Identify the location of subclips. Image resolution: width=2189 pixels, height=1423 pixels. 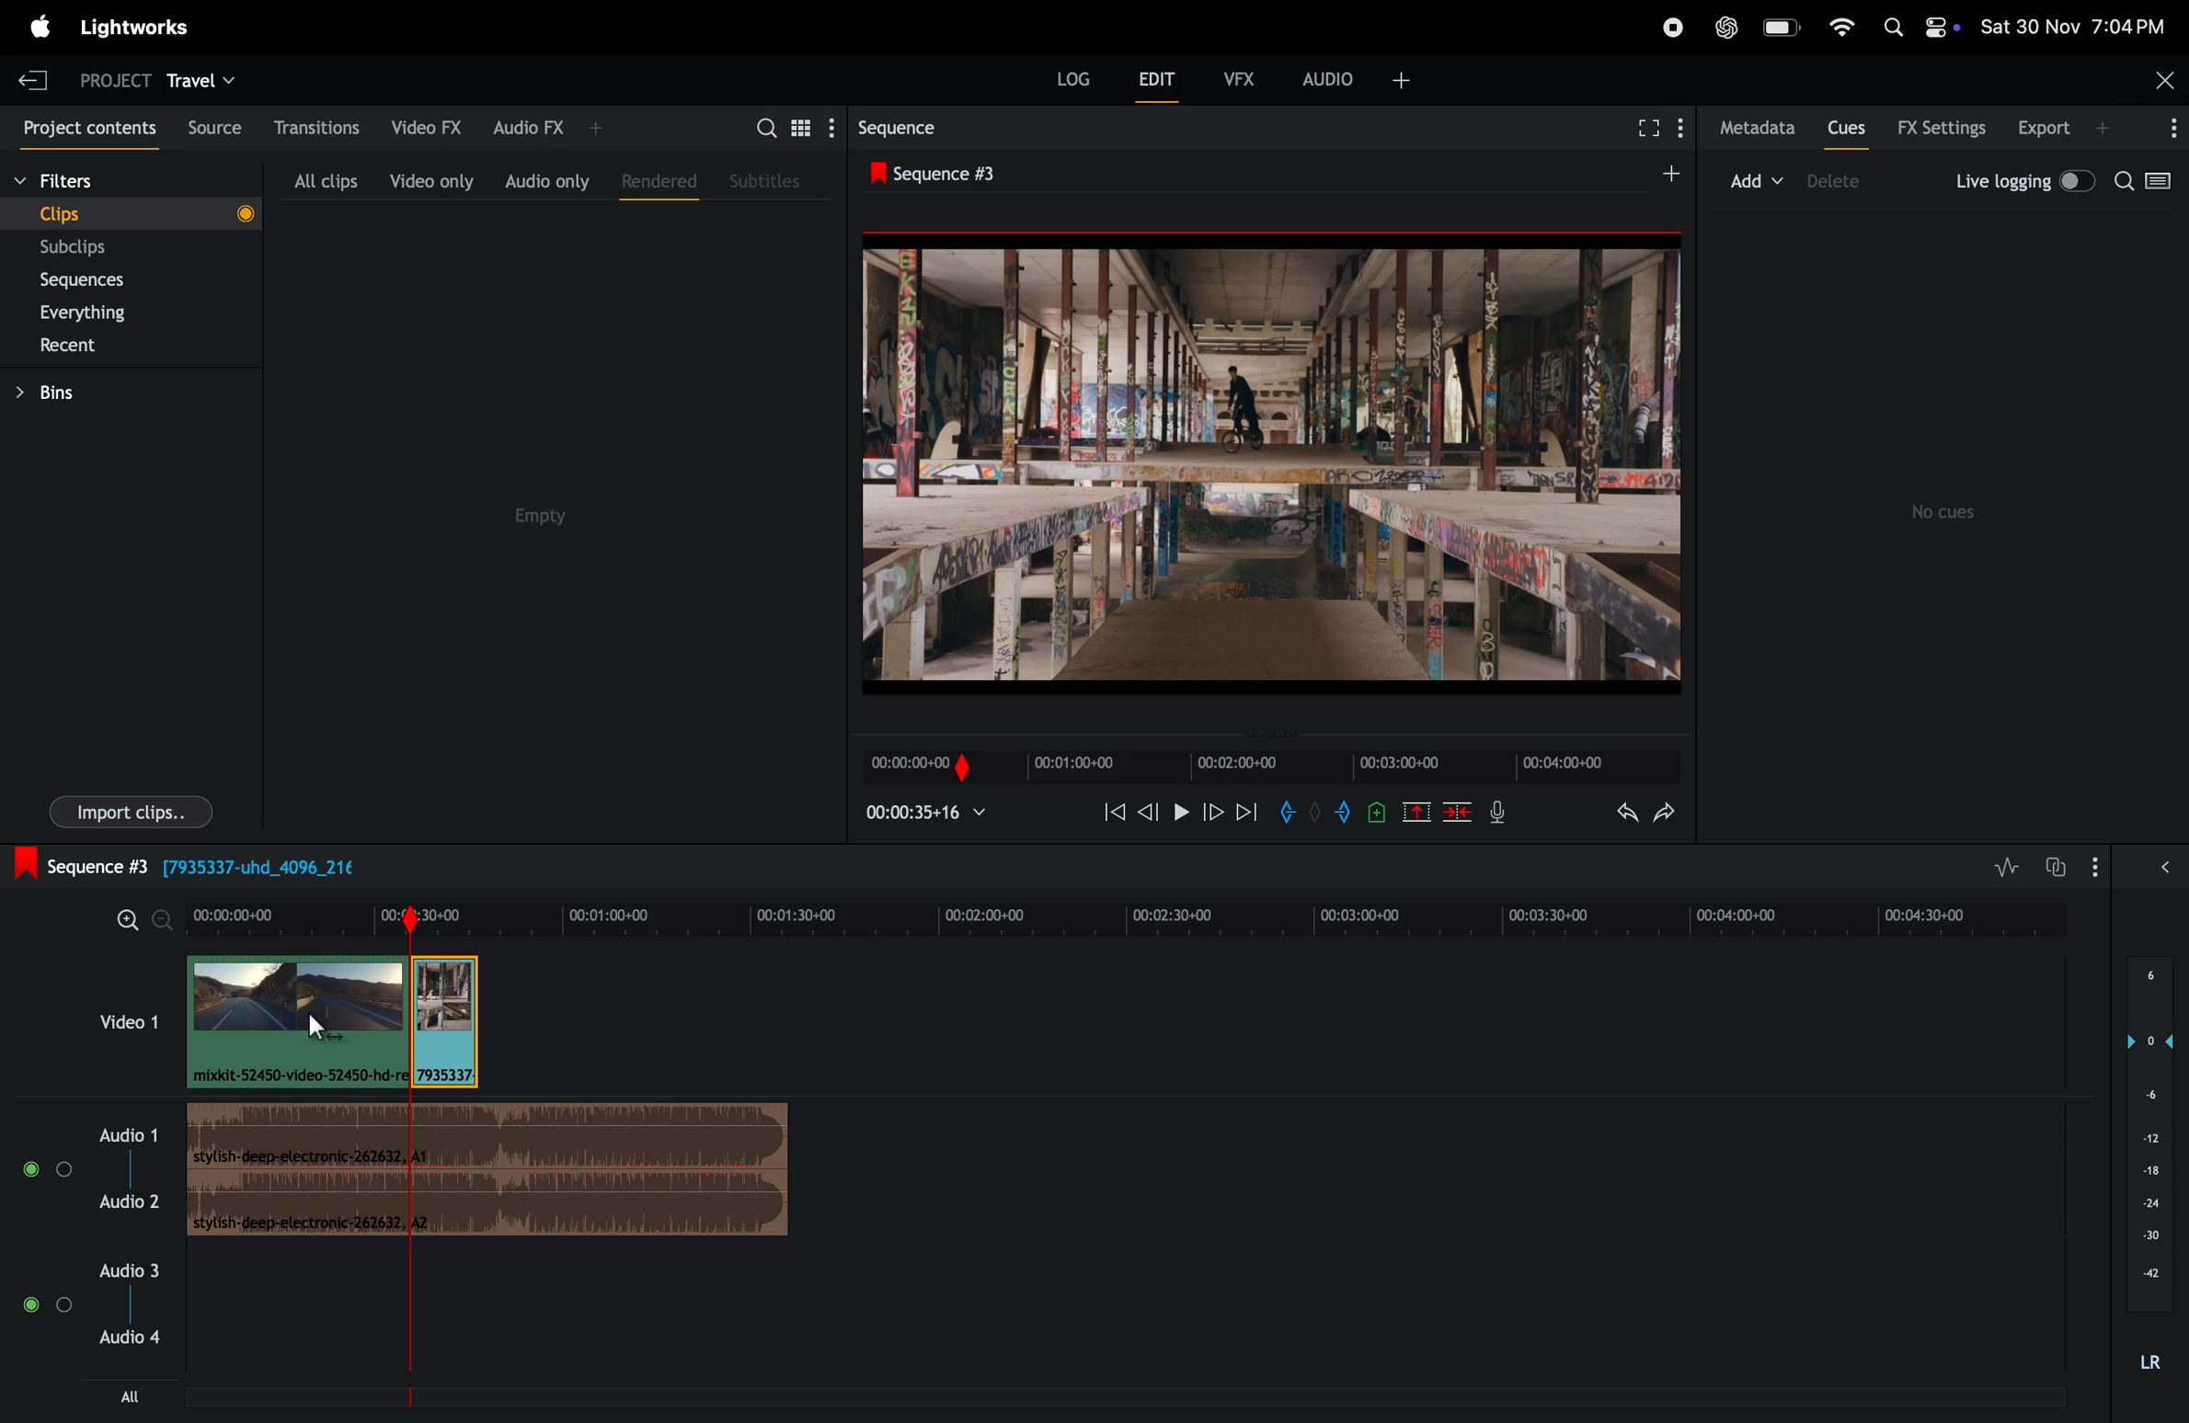
(102, 247).